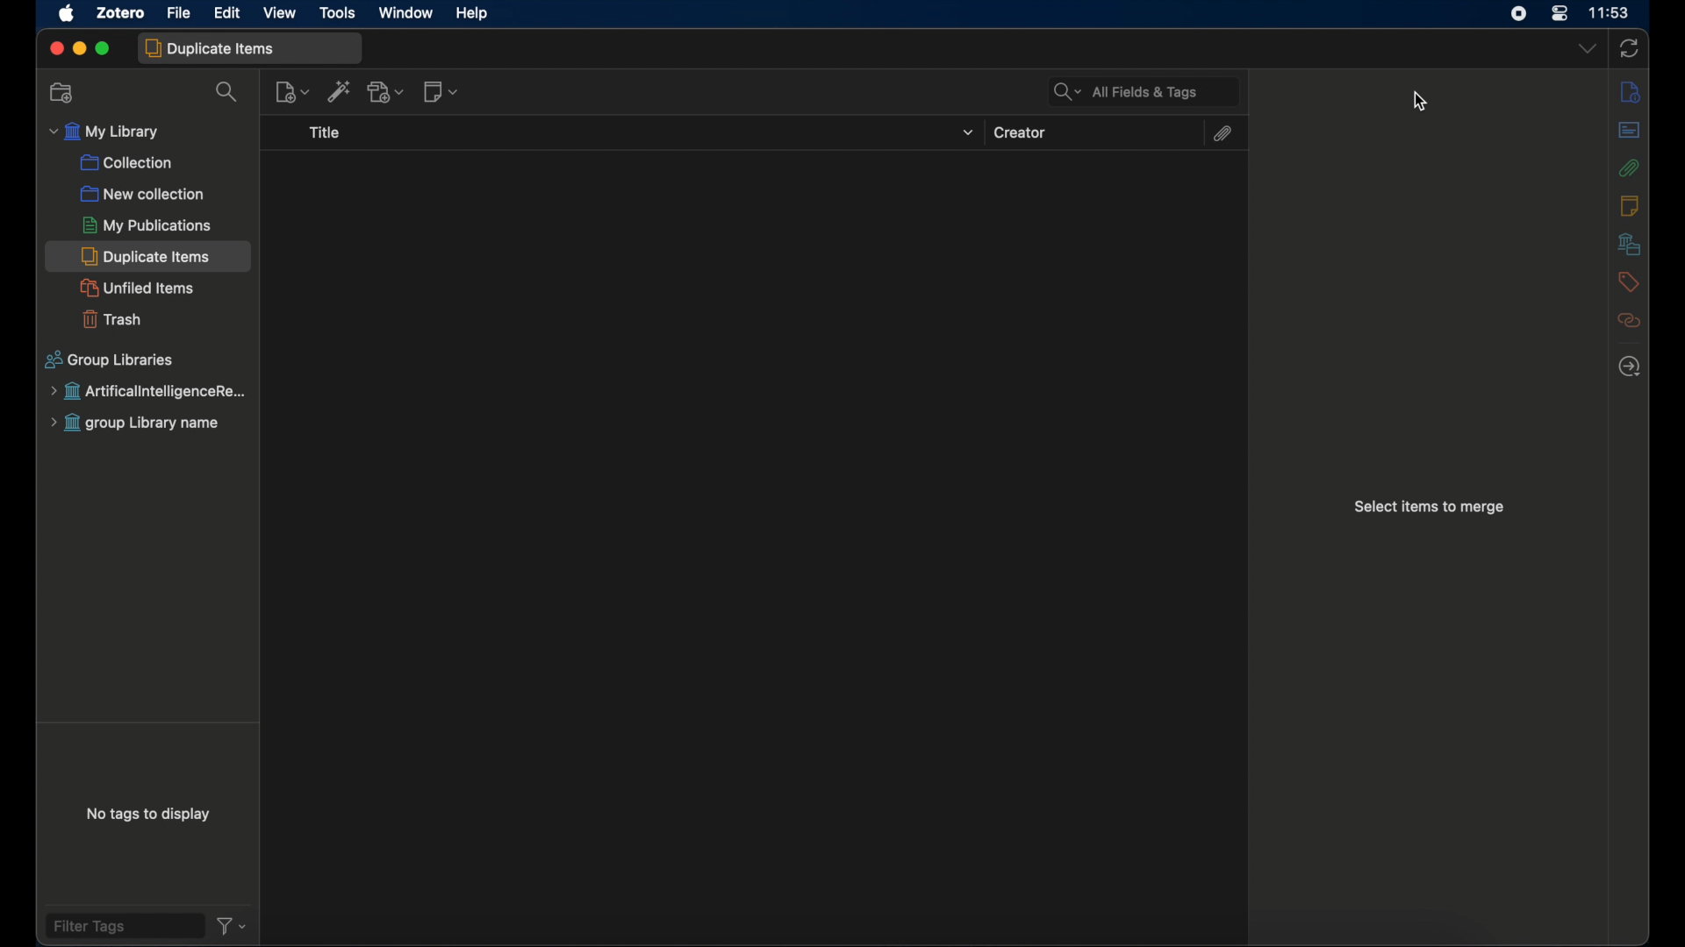 The width and height of the screenshot is (1685, 947). Describe the element at coordinates (232, 928) in the screenshot. I see `filter` at that location.